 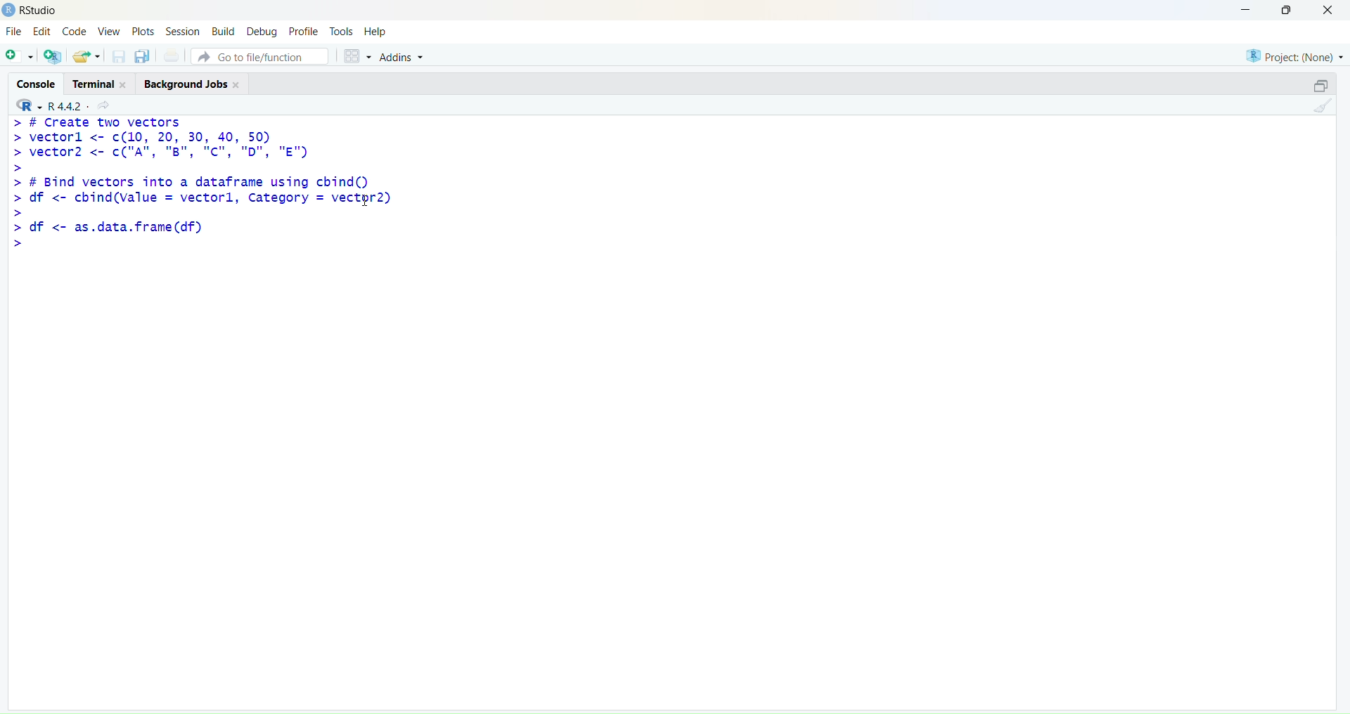 I want to click on cursor, so click(x=366, y=200).